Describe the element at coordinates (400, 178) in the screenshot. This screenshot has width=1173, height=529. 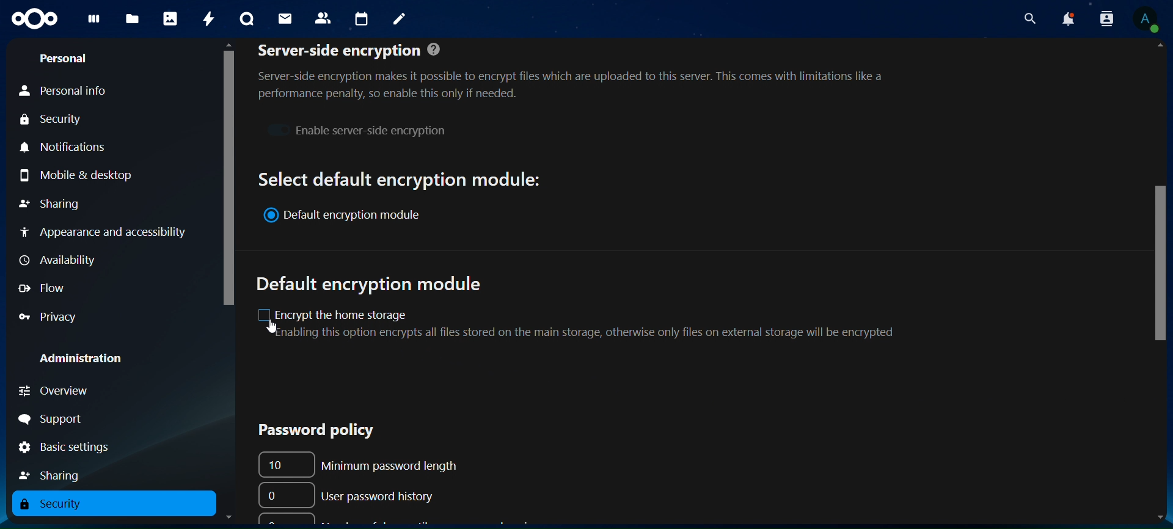
I see `text` at that location.